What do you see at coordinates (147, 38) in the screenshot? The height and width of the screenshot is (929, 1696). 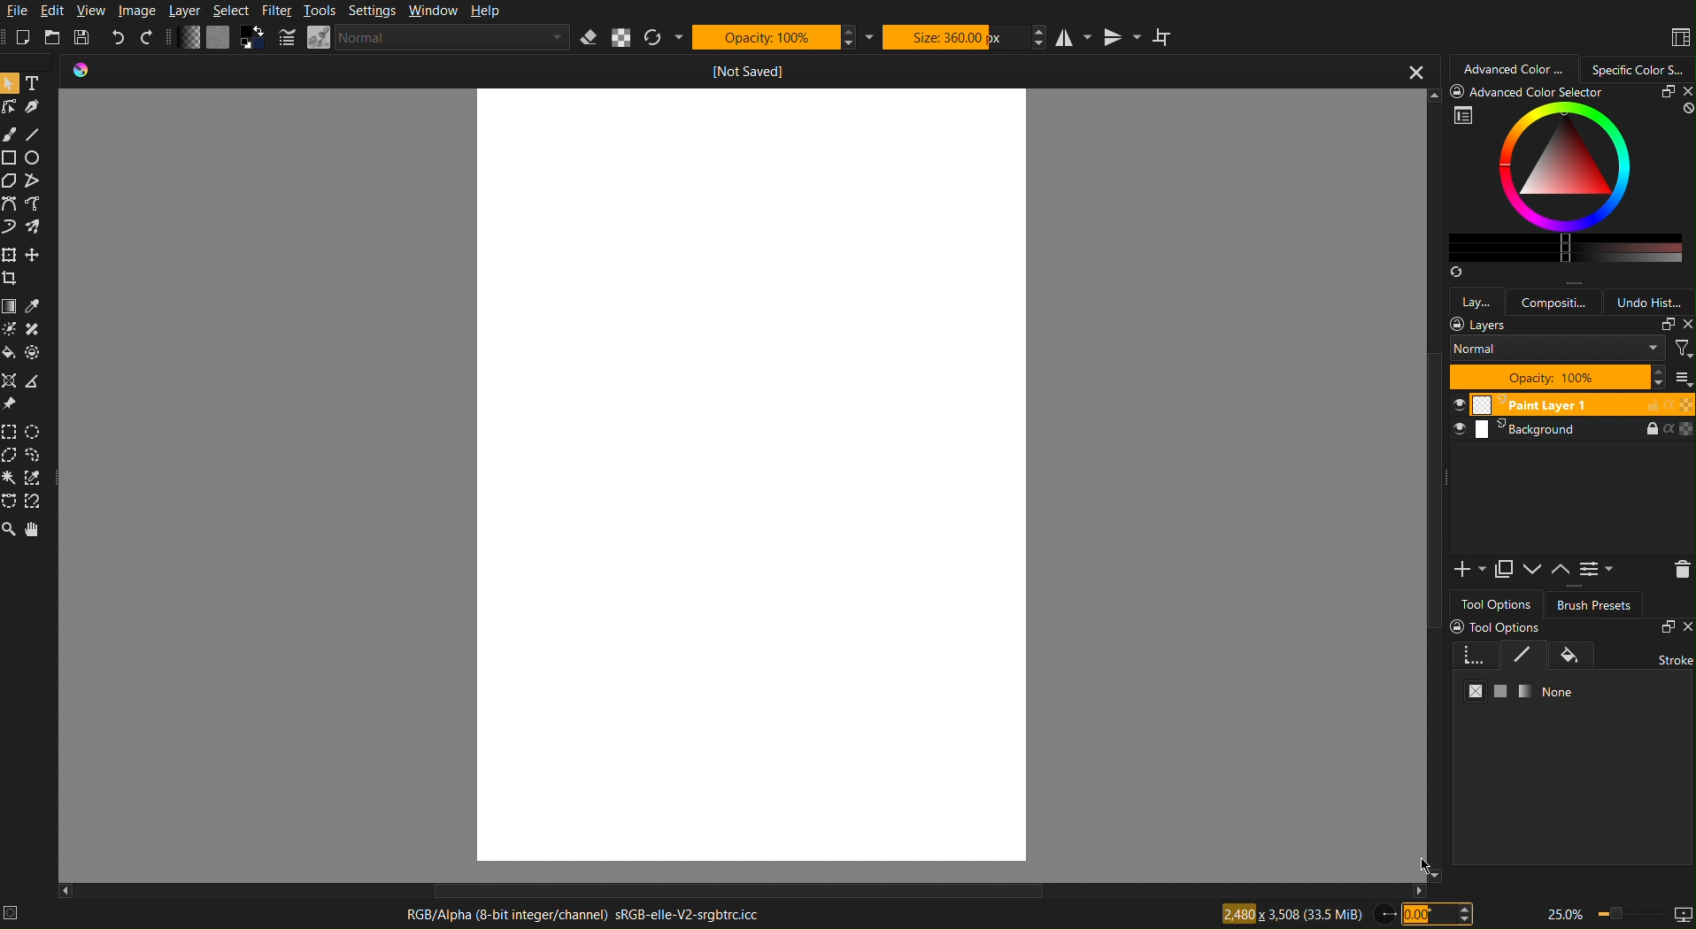 I see `Redo` at bounding box center [147, 38].